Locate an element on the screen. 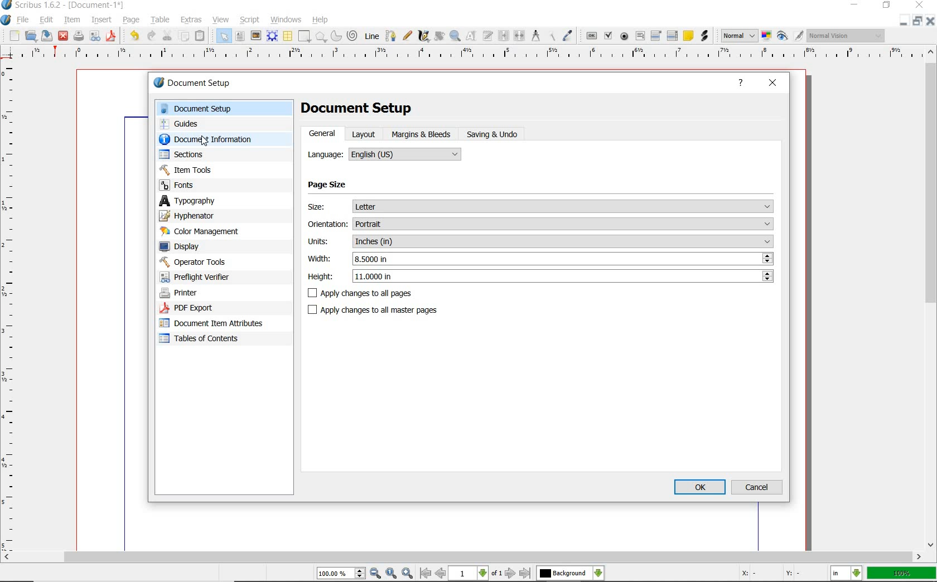 This screenshot has width=937, height=582. undo is located at coordinates (134, 37).